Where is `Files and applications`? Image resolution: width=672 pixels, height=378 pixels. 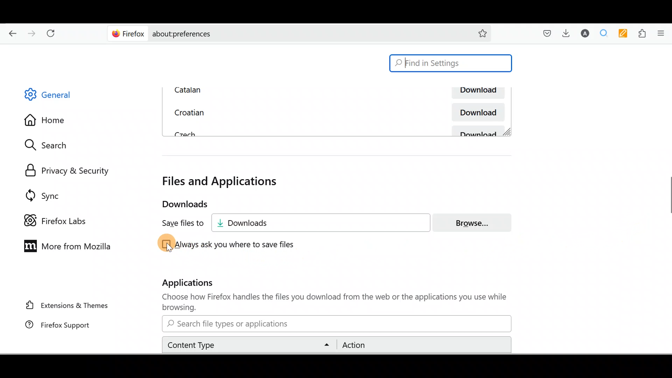 Files and applications is located at coordinates (222, 181).